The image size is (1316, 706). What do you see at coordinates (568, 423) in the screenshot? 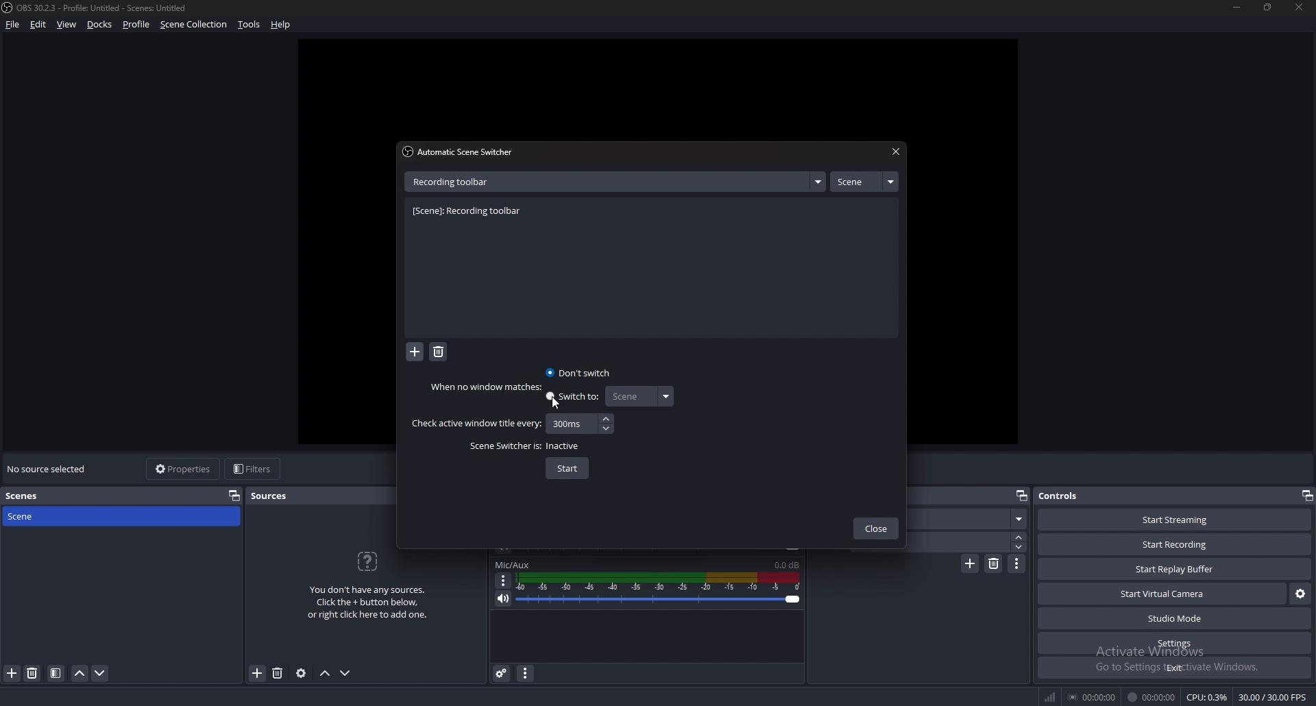
I see `time` at bounding box center [568, 423].